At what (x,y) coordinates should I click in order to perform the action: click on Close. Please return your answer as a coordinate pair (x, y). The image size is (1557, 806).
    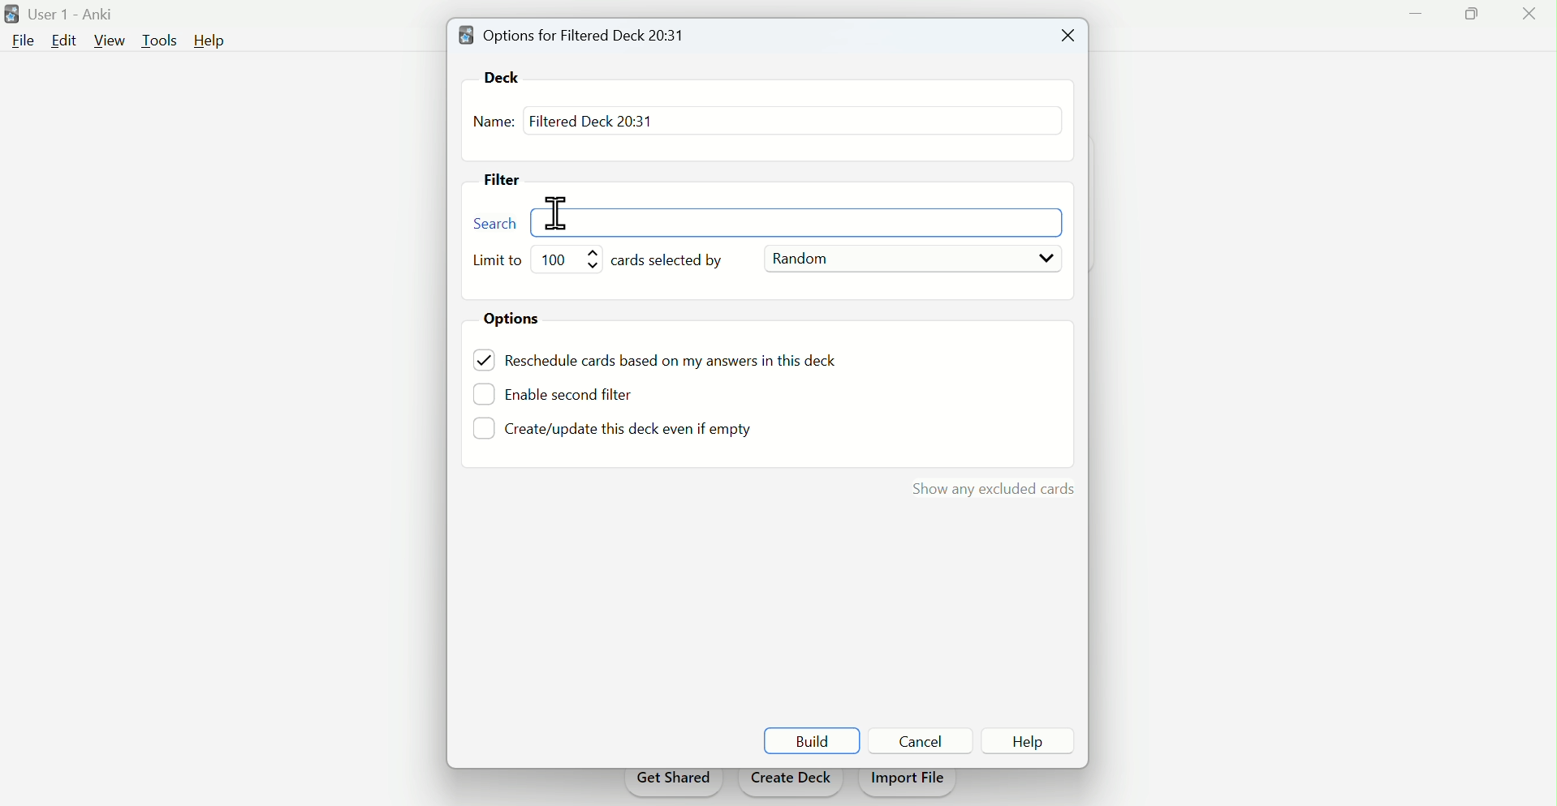
    Looking at the image, I should click on (1525, 17).